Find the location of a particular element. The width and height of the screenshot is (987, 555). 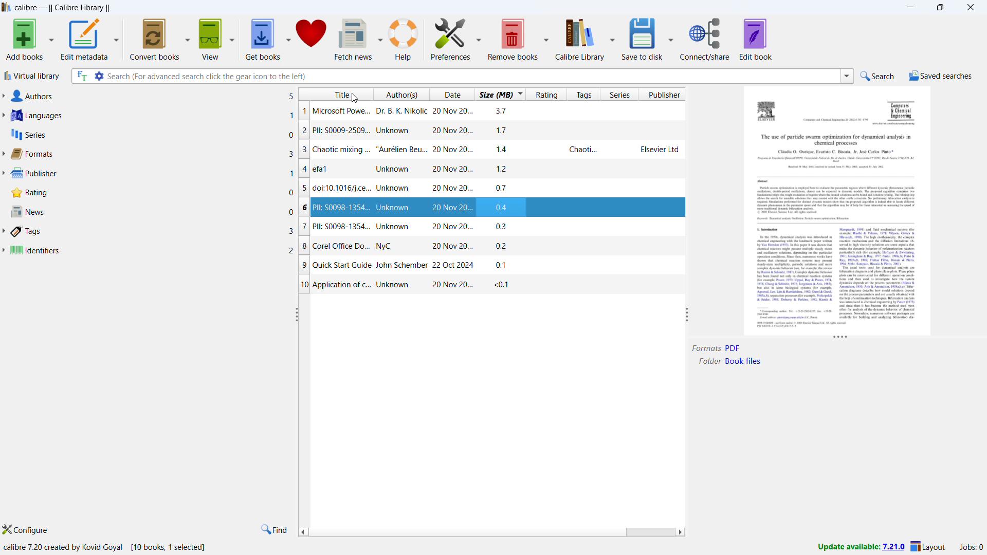

convert books options is located at coordinates (187, 40).